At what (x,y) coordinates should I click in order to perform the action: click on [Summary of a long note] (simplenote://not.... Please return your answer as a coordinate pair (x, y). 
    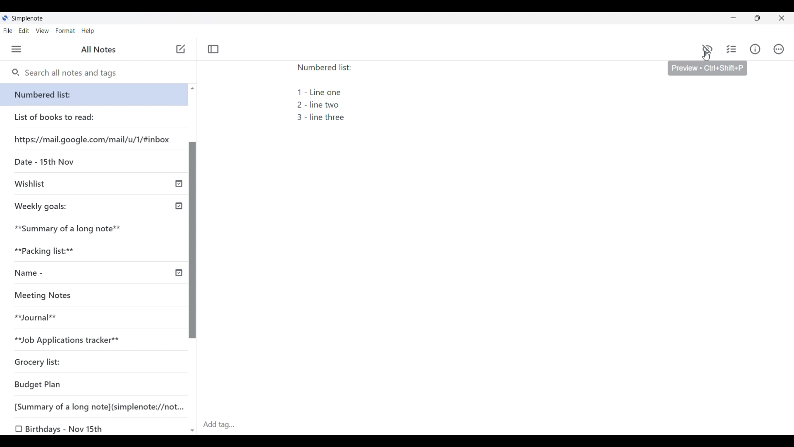
    Looking at the image, I should click on (93, 406).